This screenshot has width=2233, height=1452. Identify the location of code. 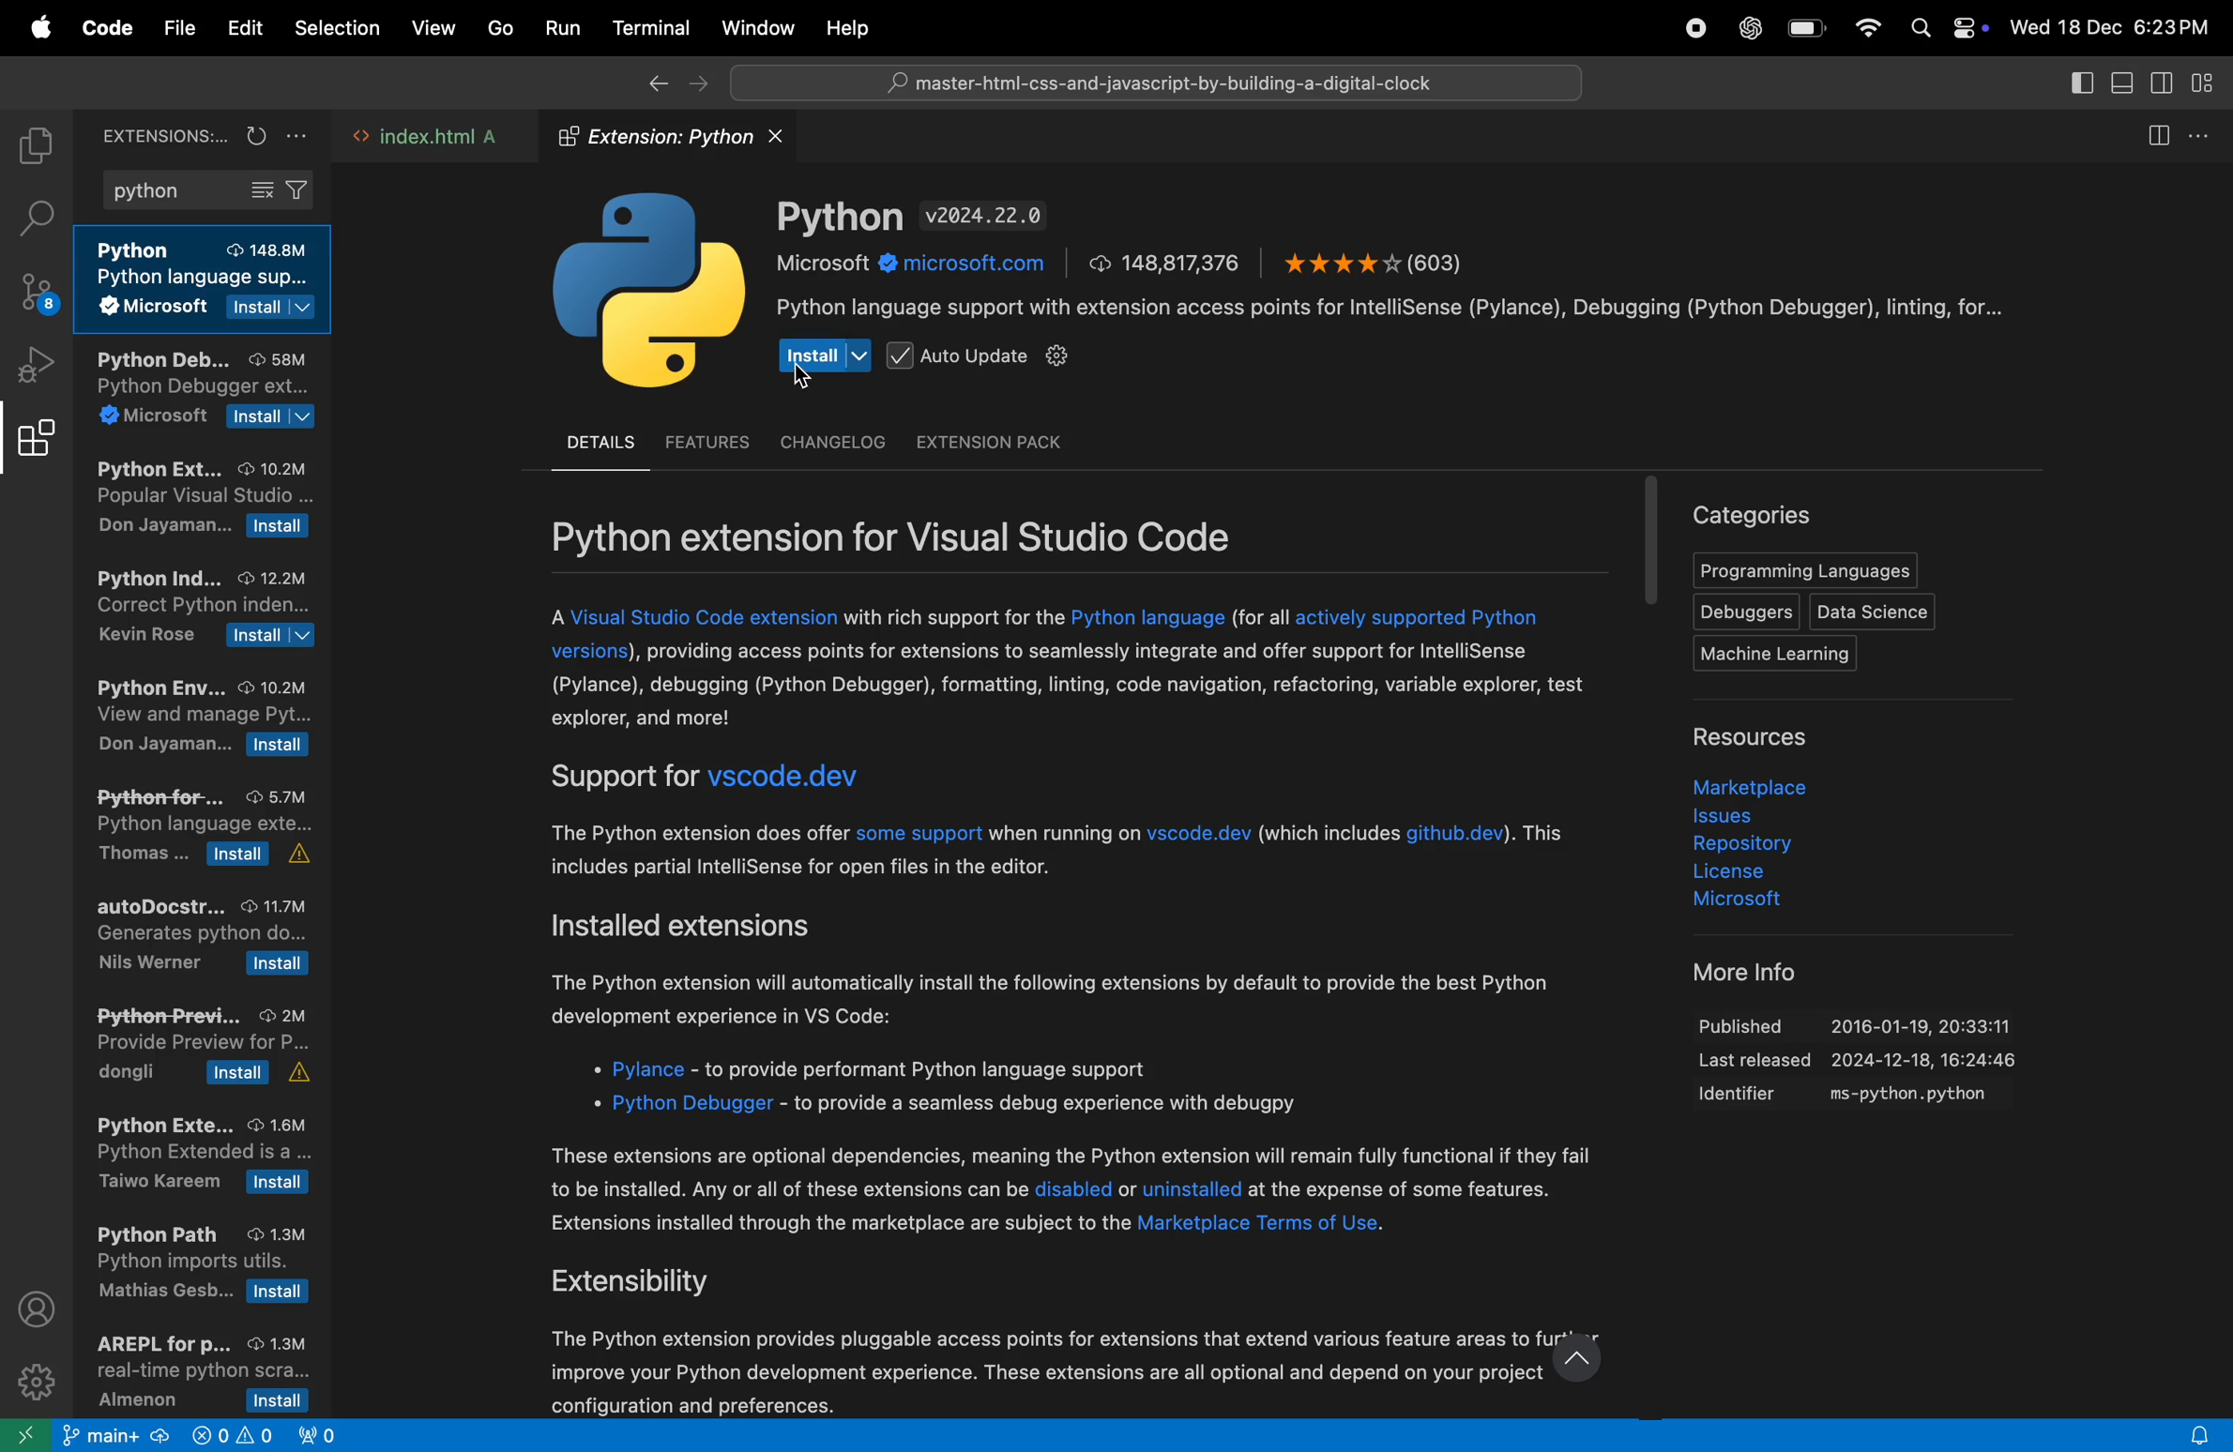
(104, 30).